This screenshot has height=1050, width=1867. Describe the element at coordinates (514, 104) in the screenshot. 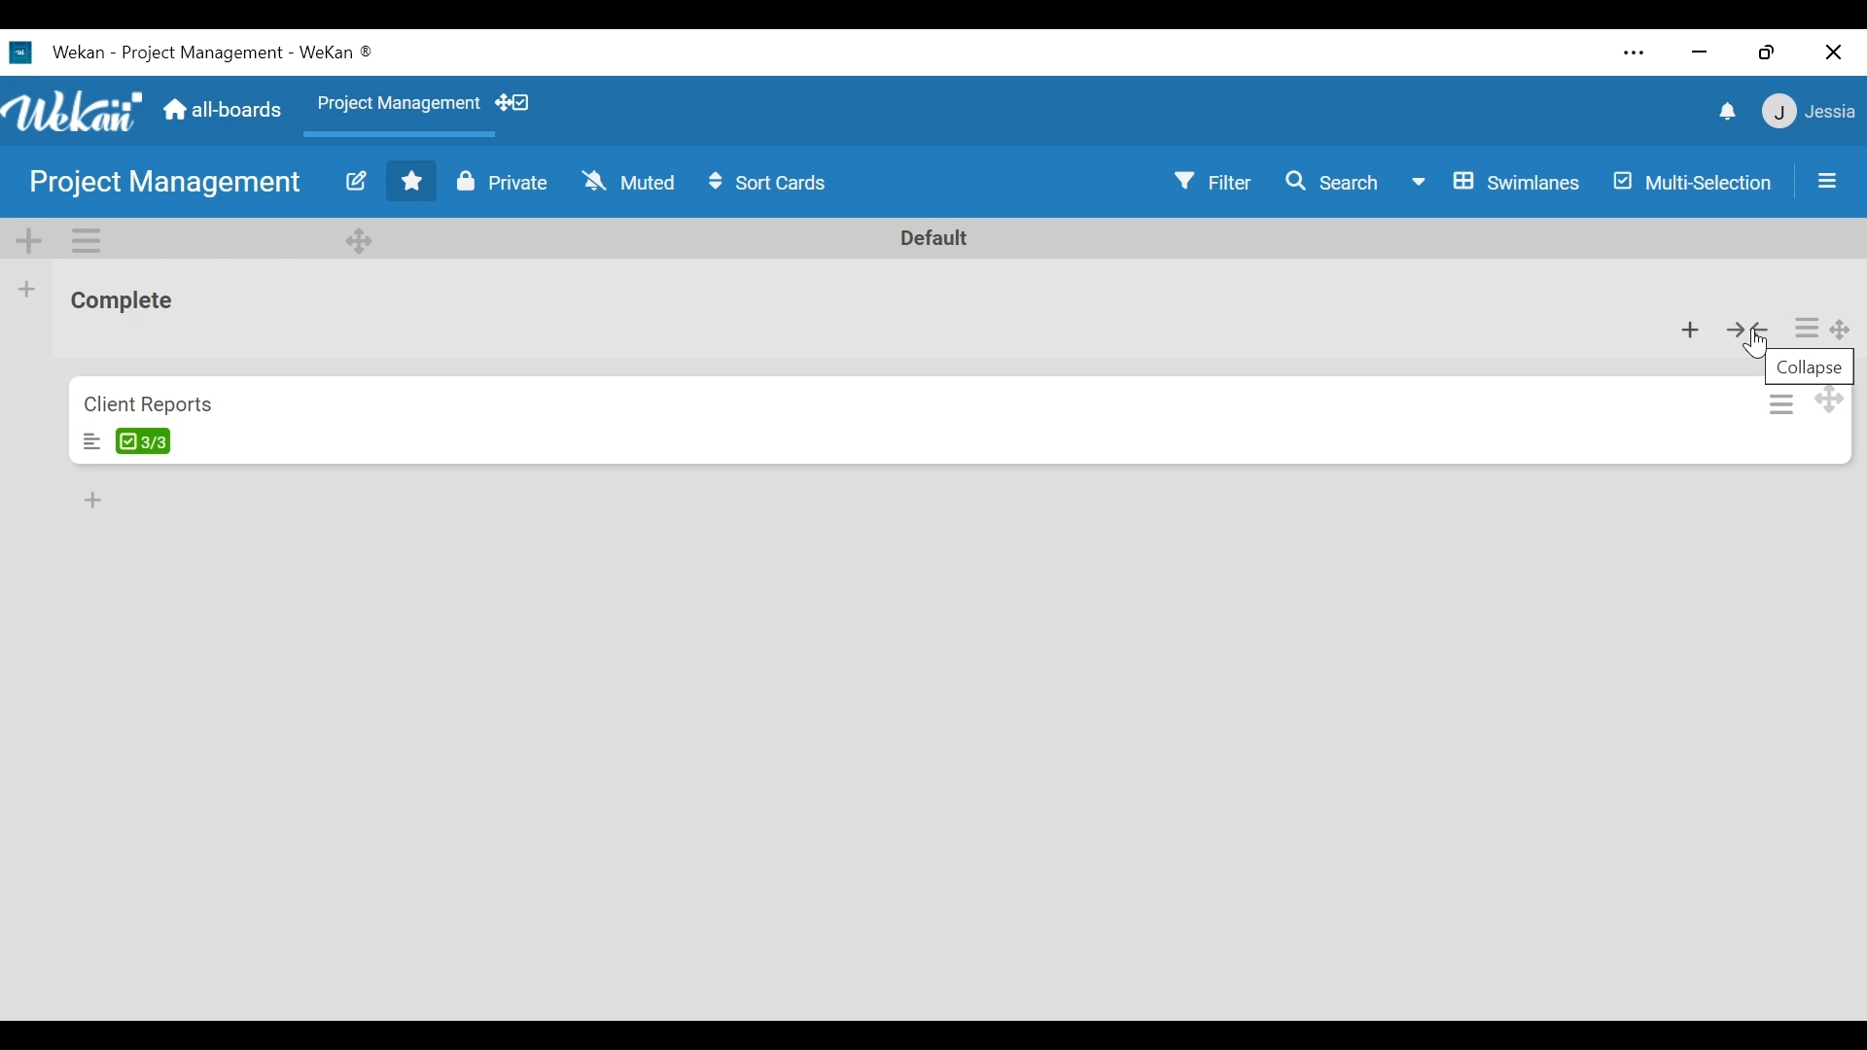

I see `Show/Hide Desktop drag handle` at that location.